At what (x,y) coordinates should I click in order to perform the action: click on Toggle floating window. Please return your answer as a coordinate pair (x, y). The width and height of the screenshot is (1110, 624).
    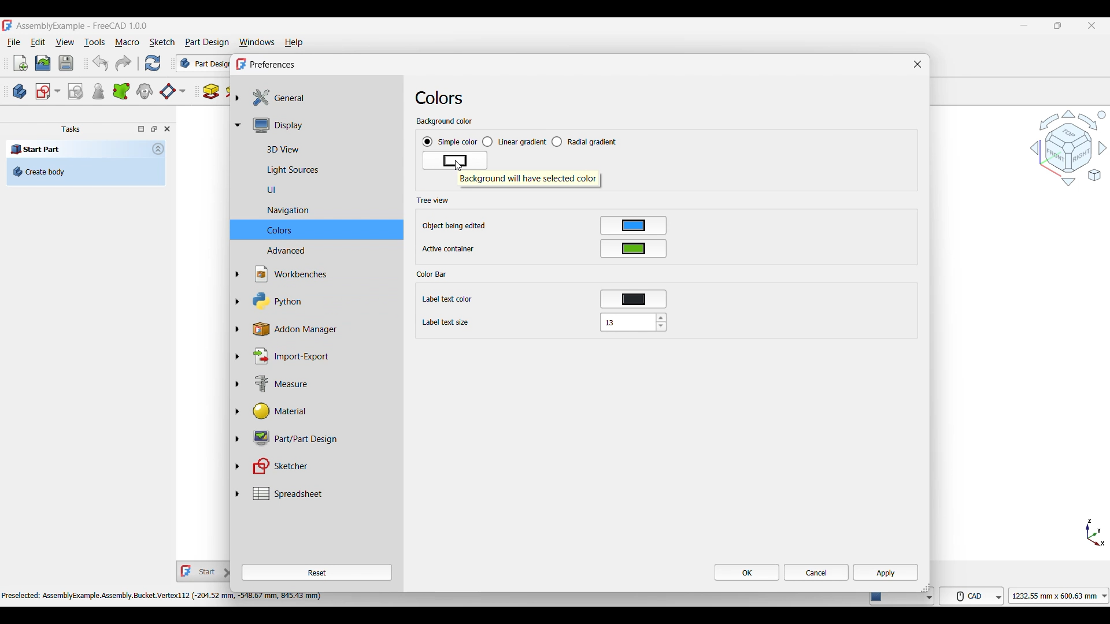
    Looking at the image, I should click on (154, 128).